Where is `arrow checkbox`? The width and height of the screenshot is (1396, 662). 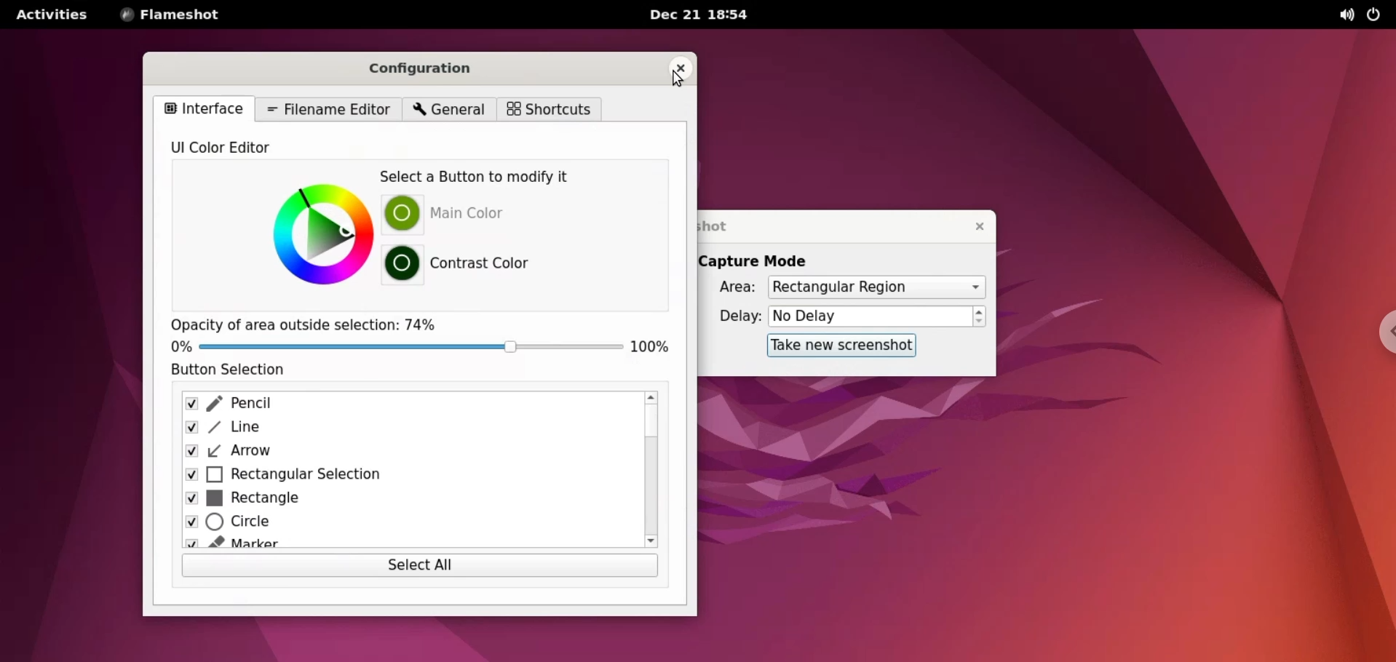 arrow checkbox is located at coordinates (400, 453).